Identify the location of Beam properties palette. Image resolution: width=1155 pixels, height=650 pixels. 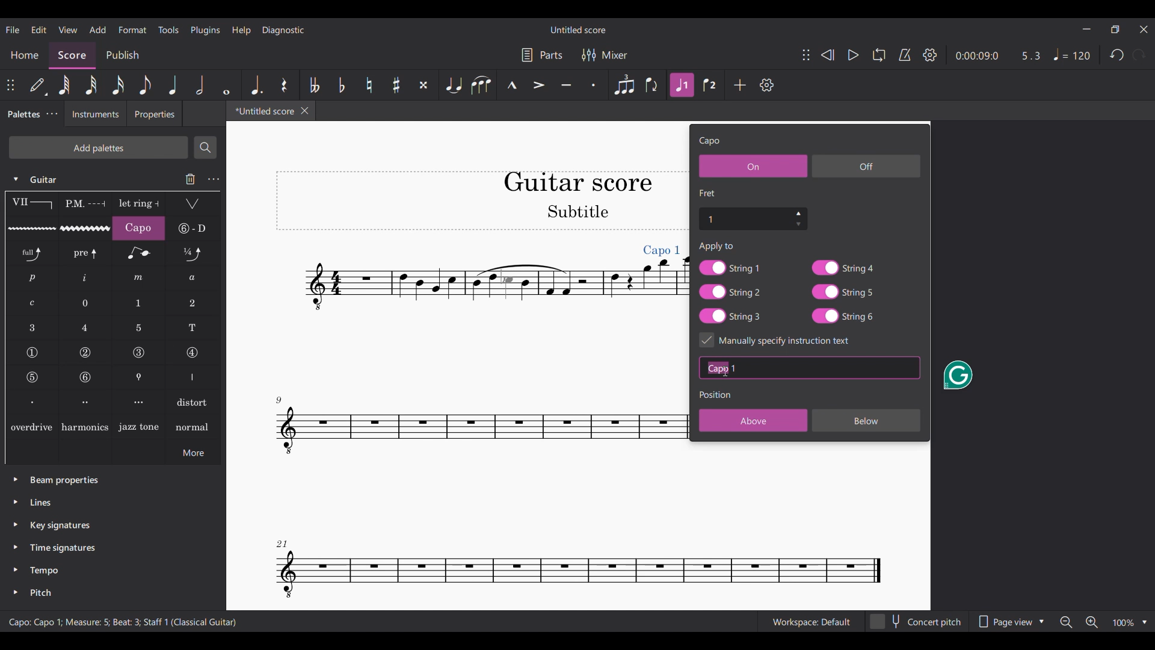
(64, 481).